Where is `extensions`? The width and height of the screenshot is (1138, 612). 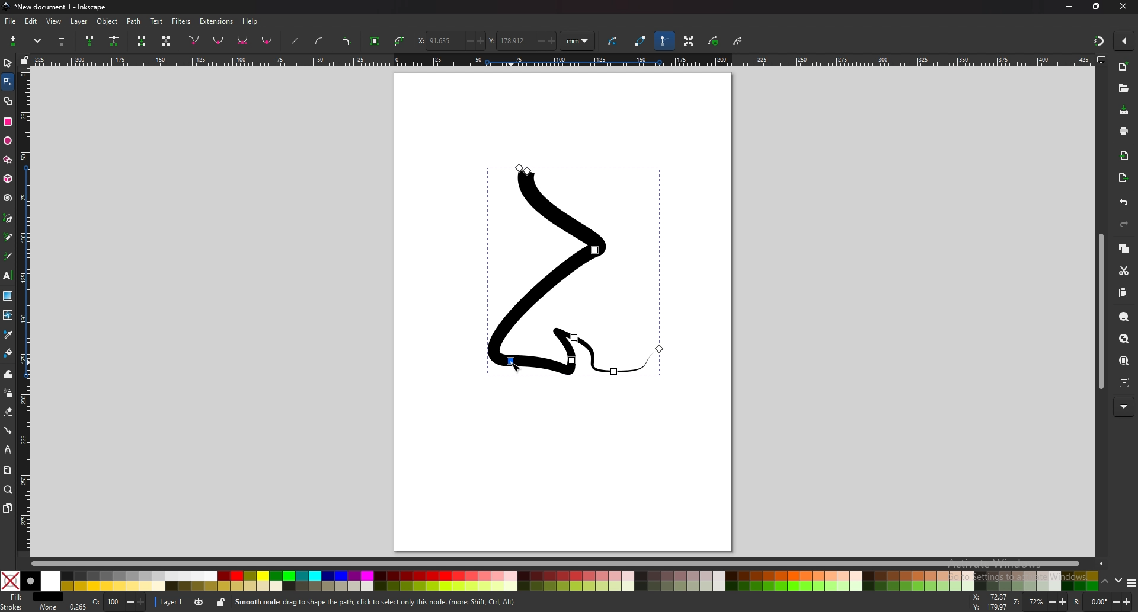
extensions is located at coordinates (216, 21).